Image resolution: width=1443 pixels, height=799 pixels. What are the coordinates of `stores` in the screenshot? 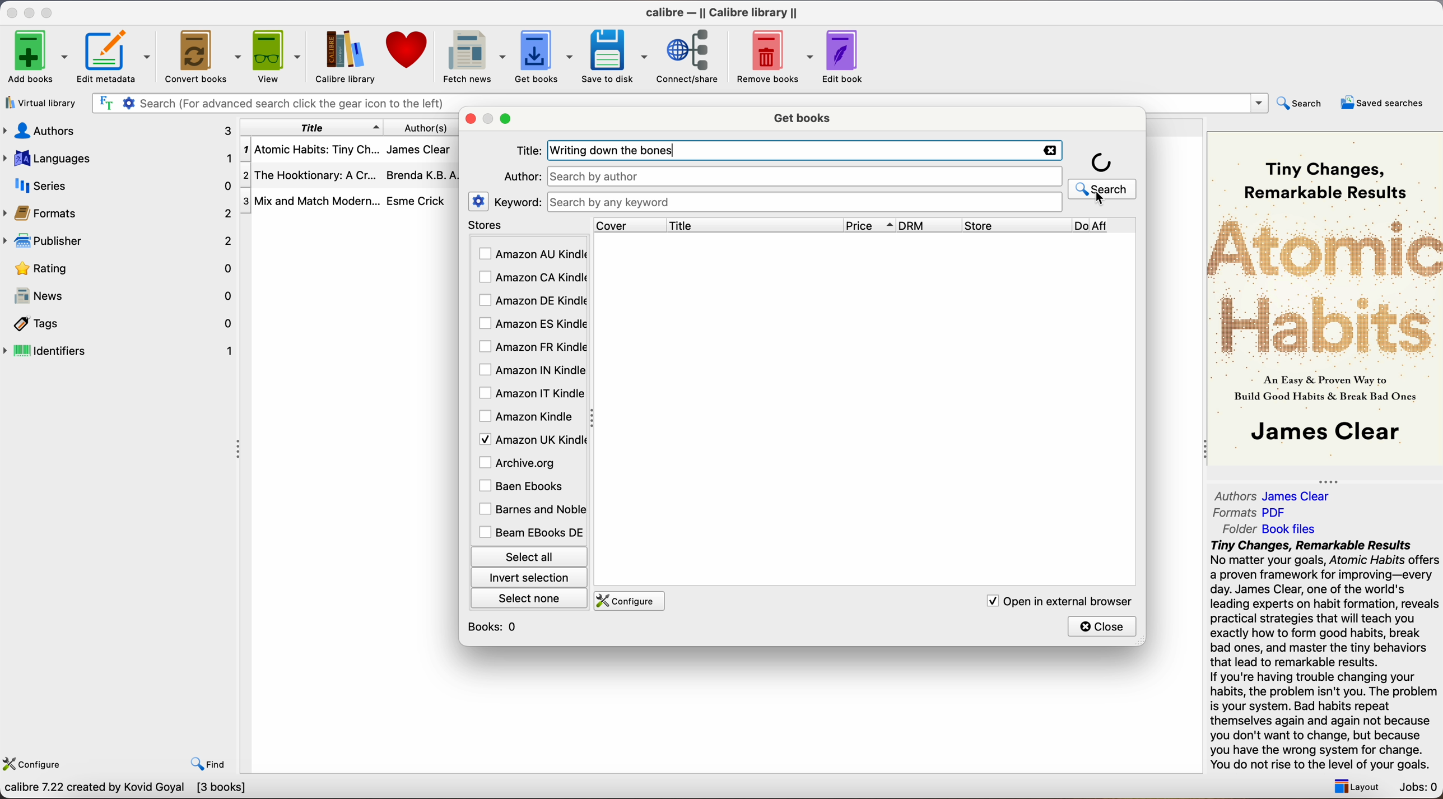 It's located at (528, 226).